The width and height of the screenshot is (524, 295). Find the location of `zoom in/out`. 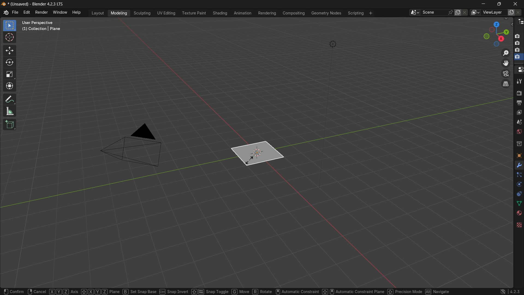

zoom in/out is located at coordinates (505, 53).